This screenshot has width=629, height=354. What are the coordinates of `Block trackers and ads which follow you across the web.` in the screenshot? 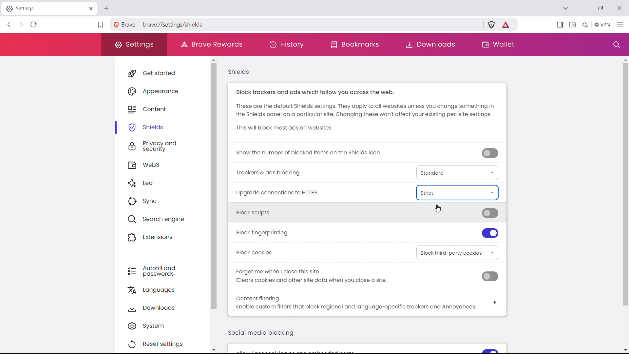 It's located at (320, 92).